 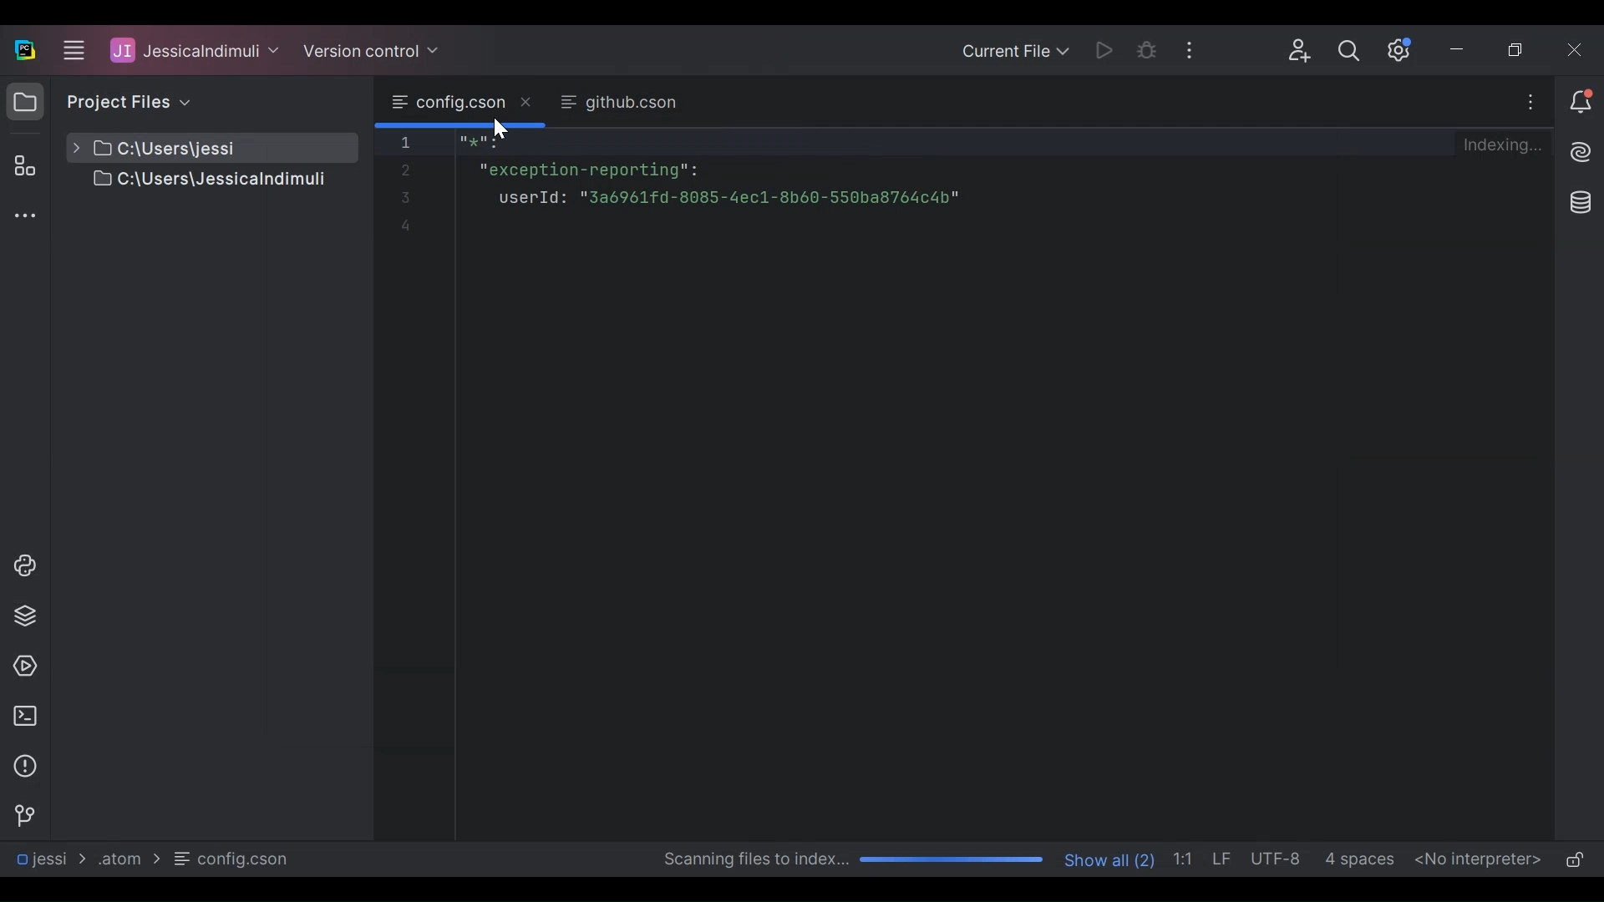 What do you see at coordinates (1464, 49) in the screenshot?
I see `Minimize` at bounding box center [1464, 49].